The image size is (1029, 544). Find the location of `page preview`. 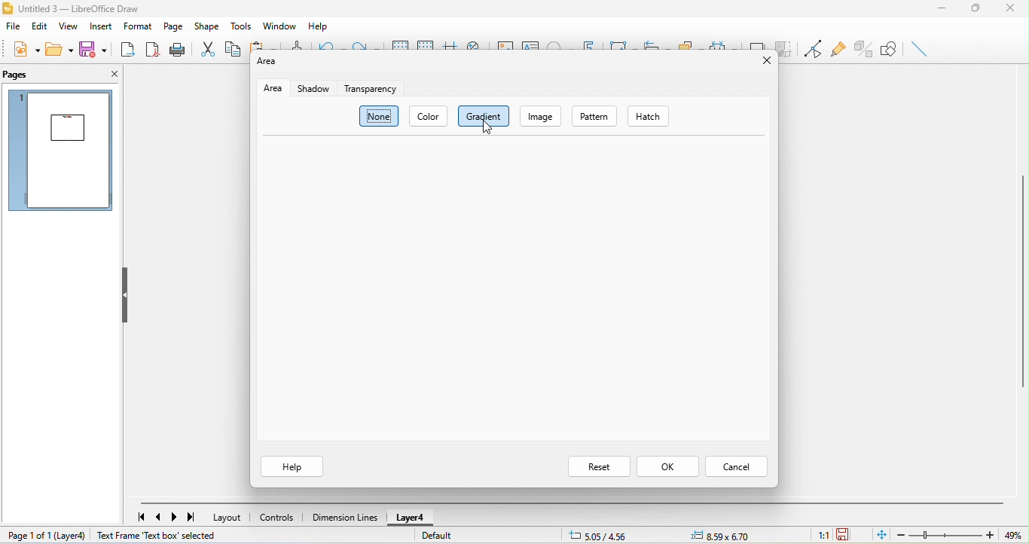

page preview is located at coordinates (59, 151).